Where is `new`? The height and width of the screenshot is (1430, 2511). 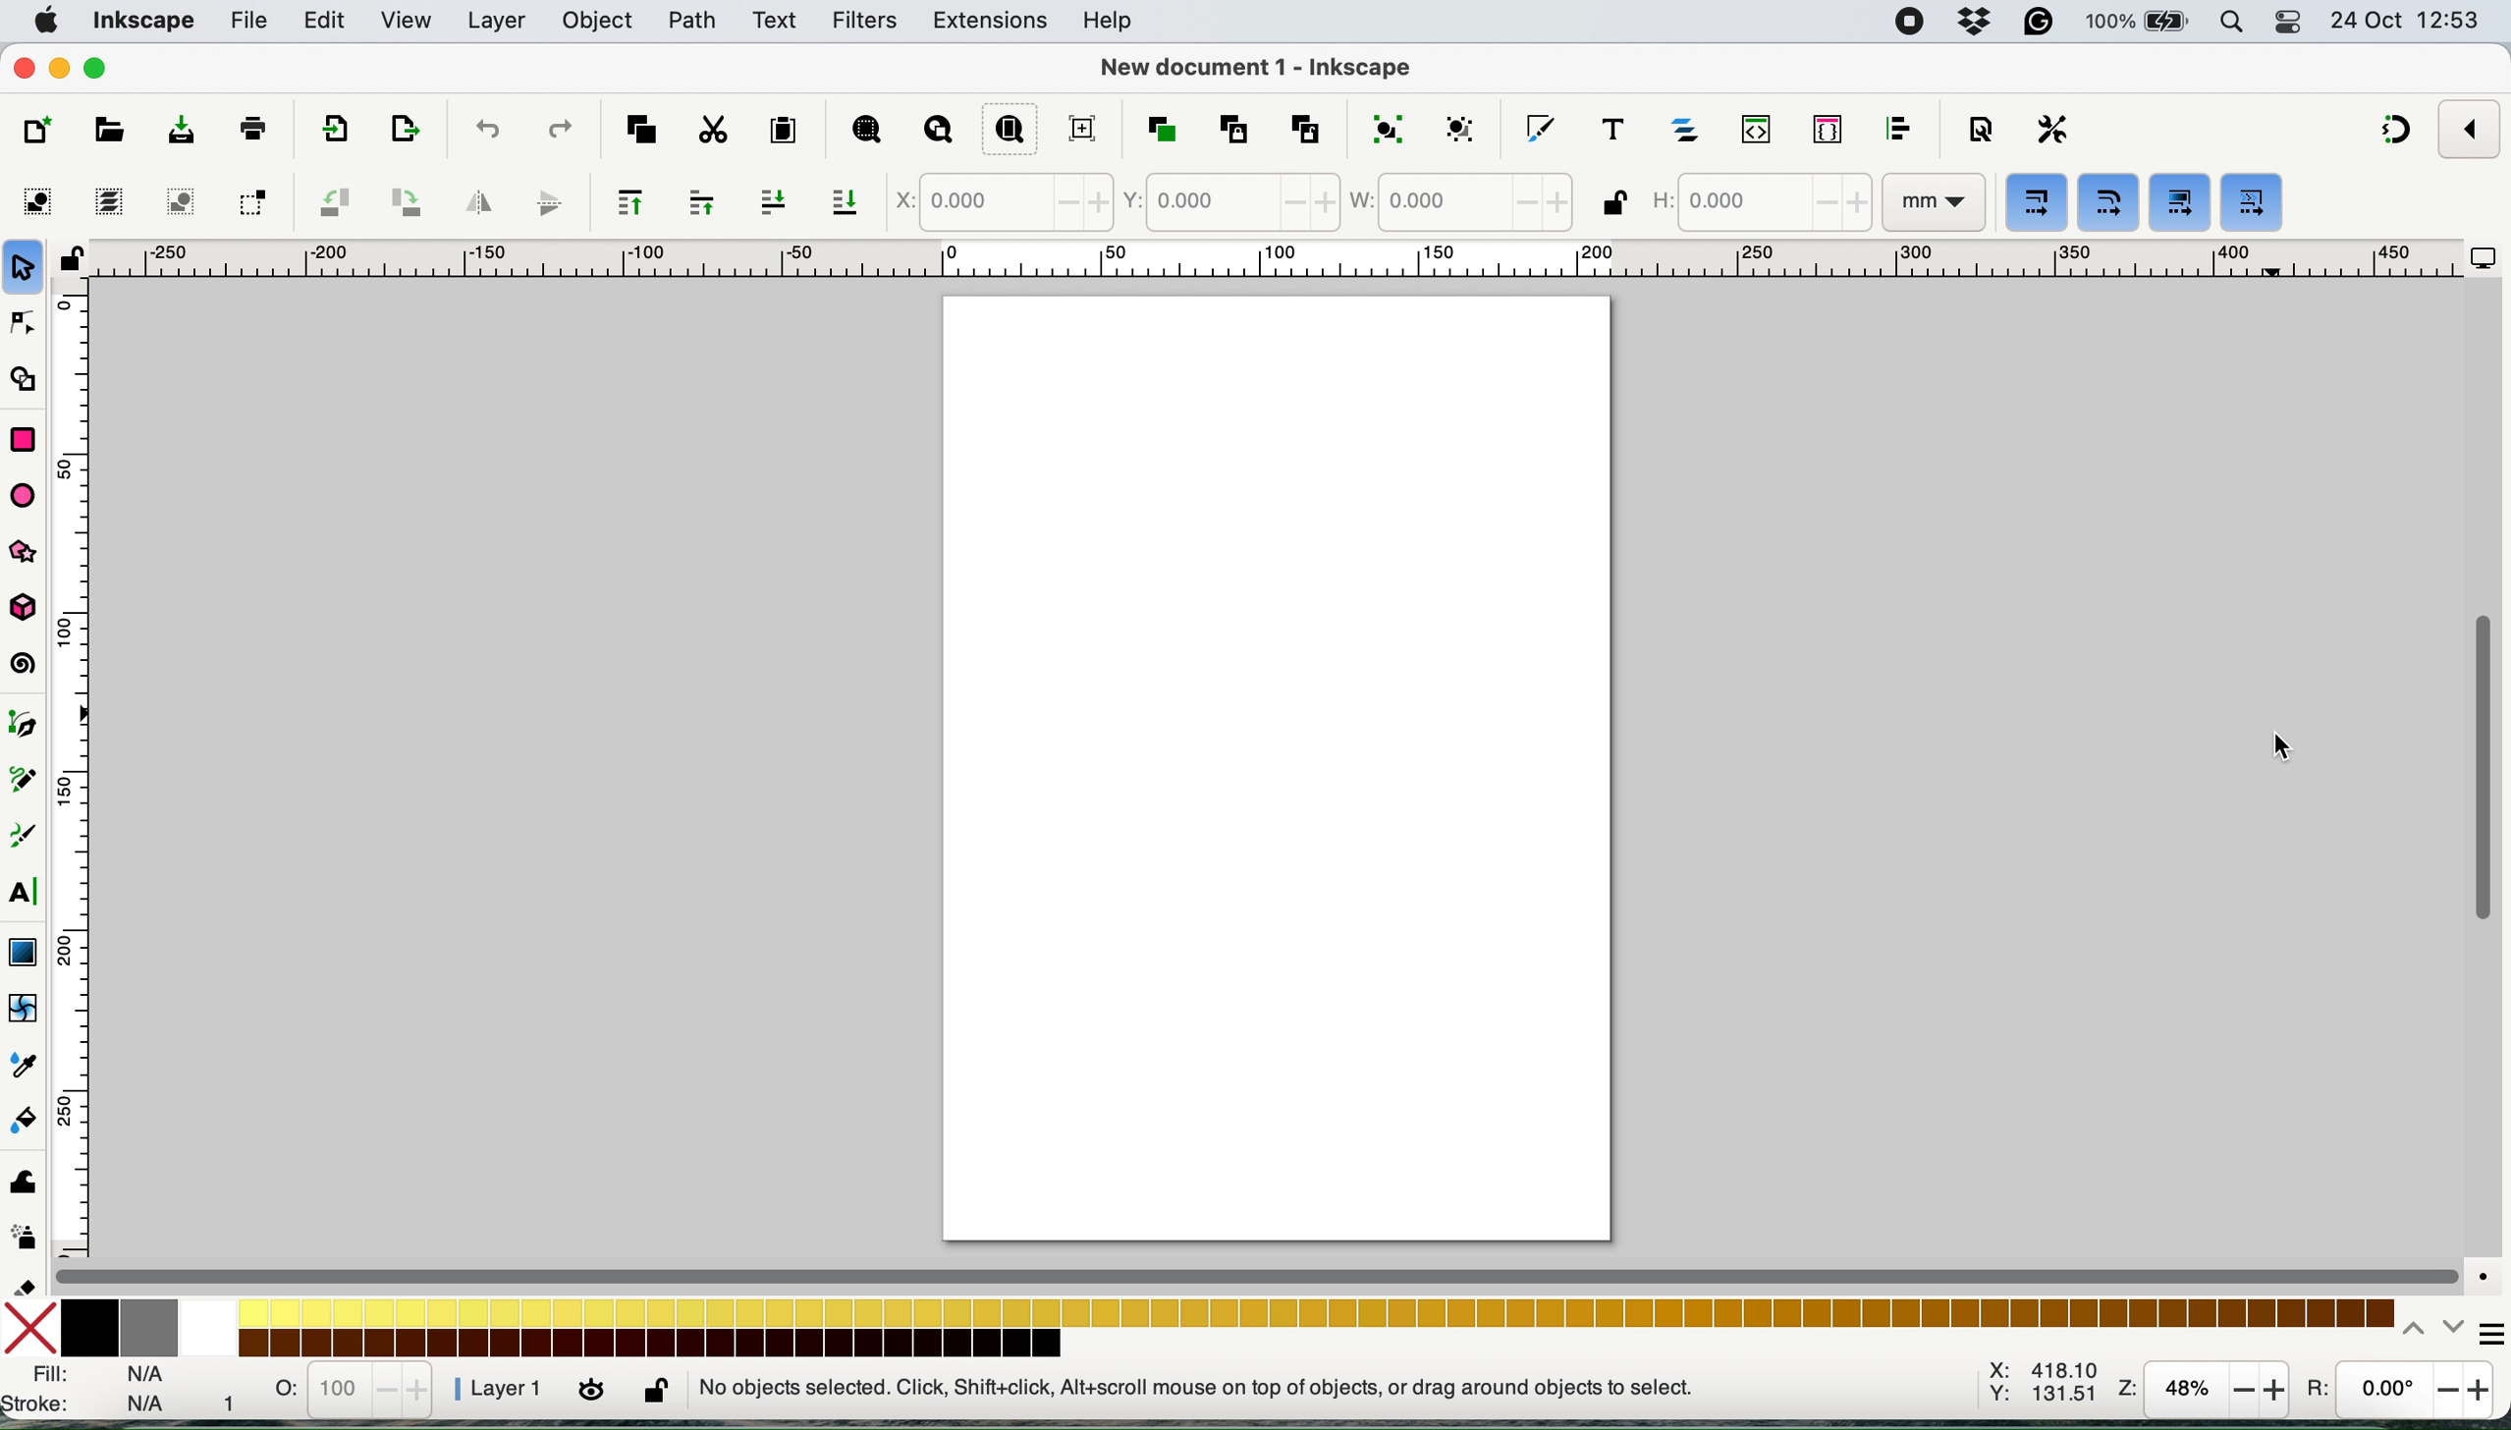
new is located at coordinates (40, 130).